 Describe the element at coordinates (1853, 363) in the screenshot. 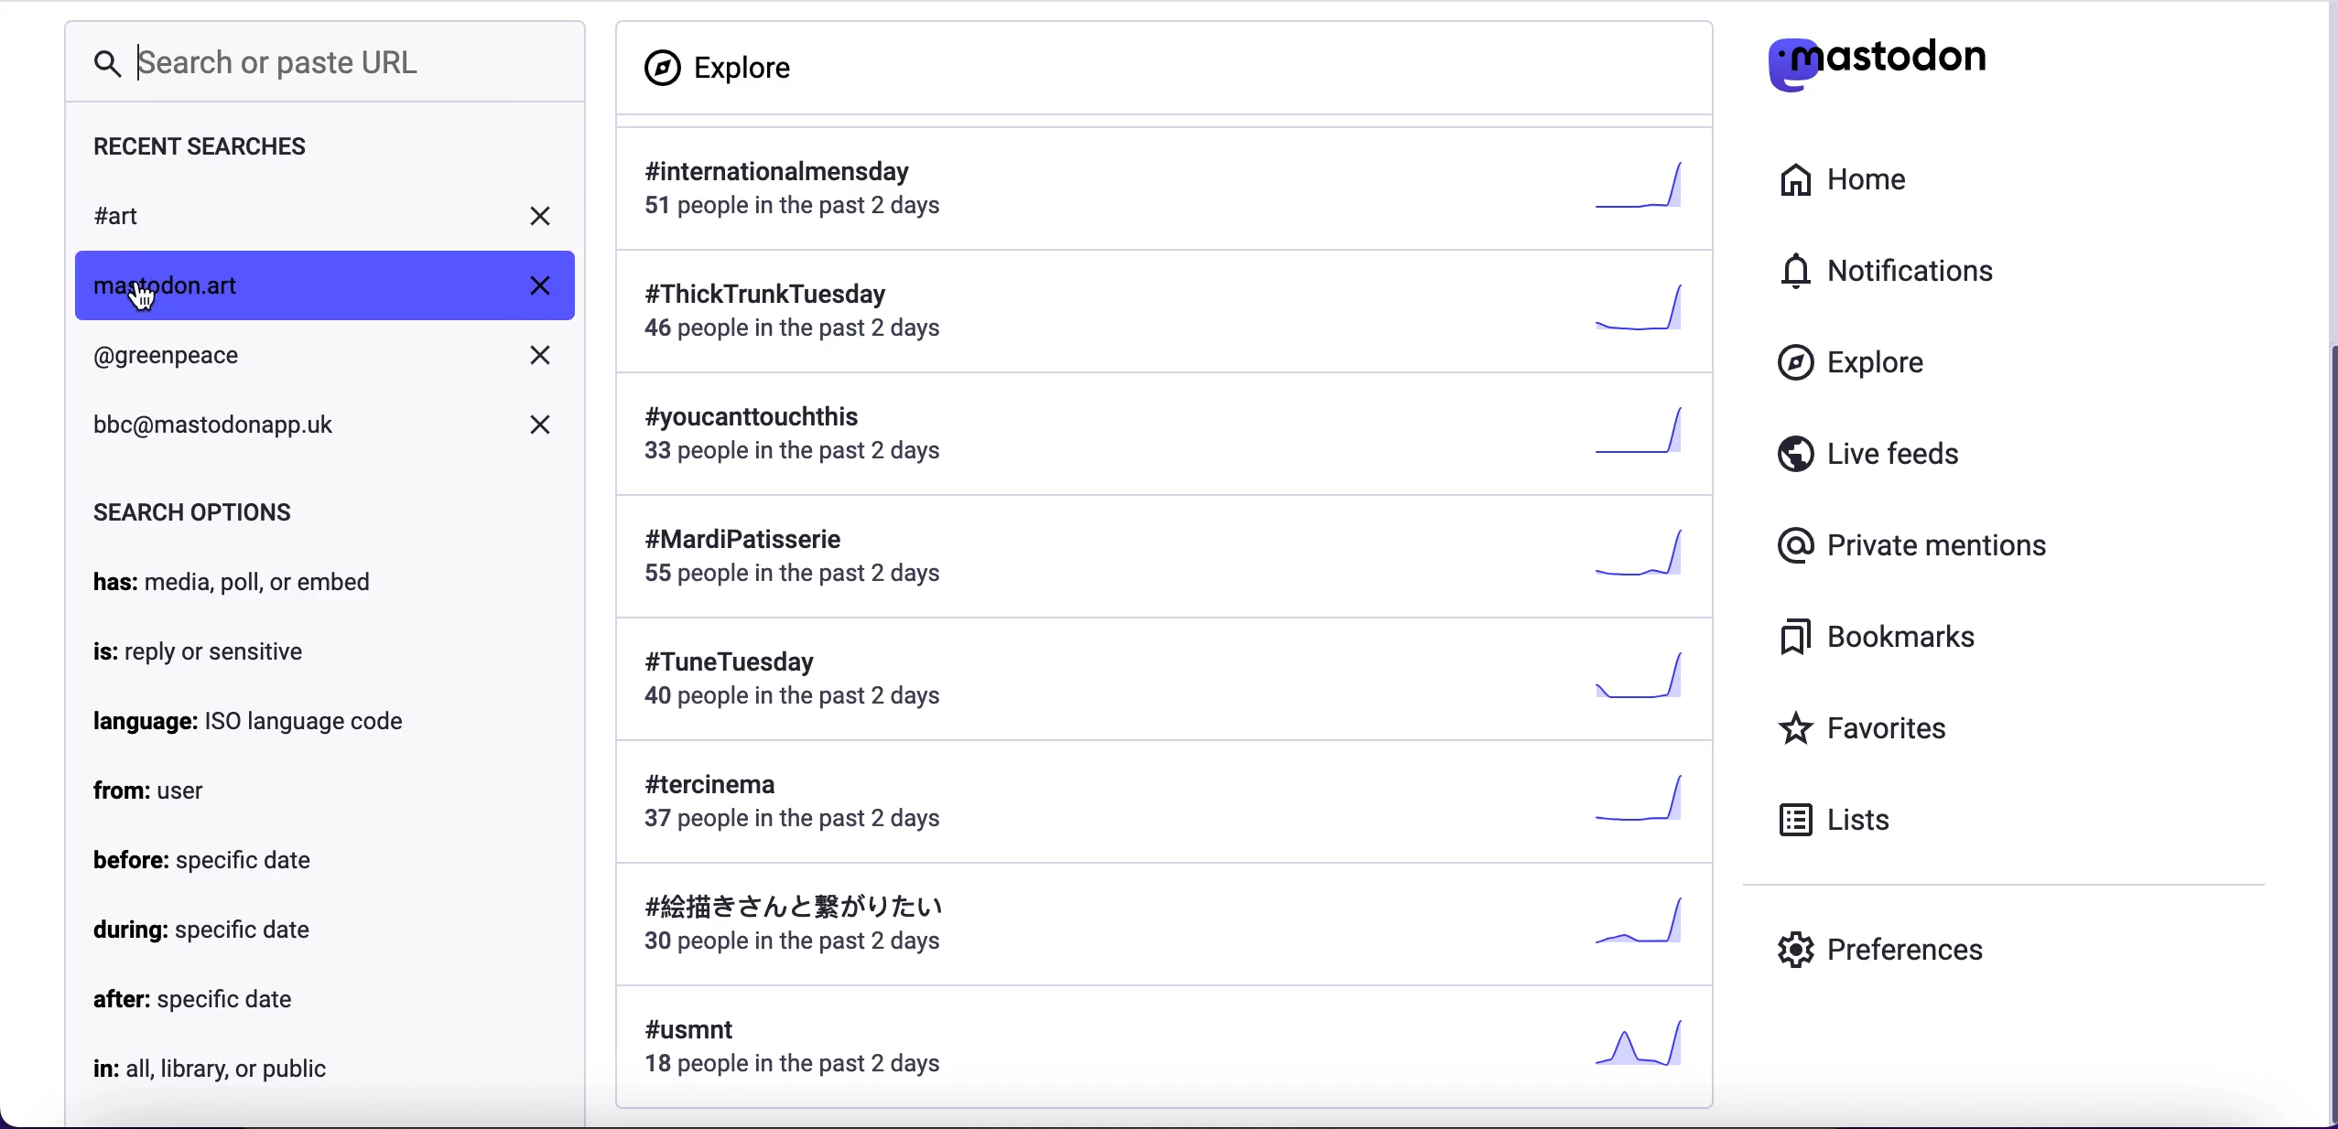

I see `explore` at that location.